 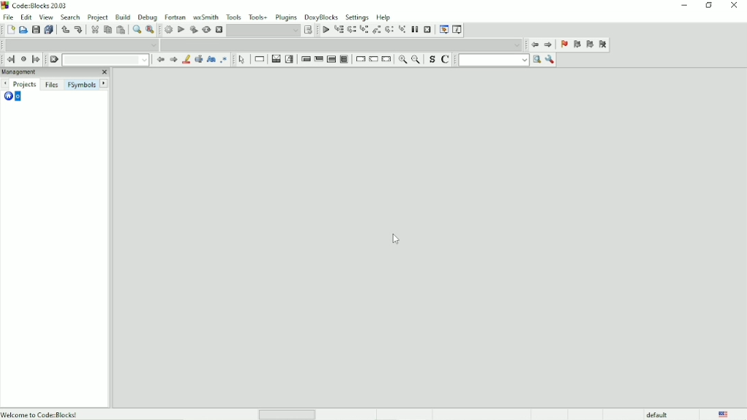 What do you see at coordinates (360, 60) in the screenshot?
I see `Break instruction` at bounding box center [360, 60].